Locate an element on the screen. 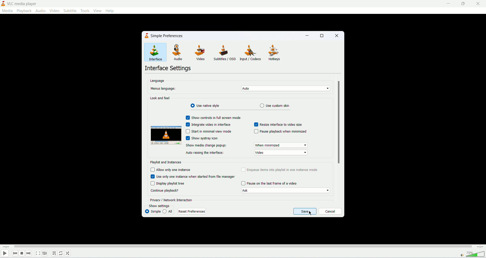  subtitles is located at coordinates (224, 53).